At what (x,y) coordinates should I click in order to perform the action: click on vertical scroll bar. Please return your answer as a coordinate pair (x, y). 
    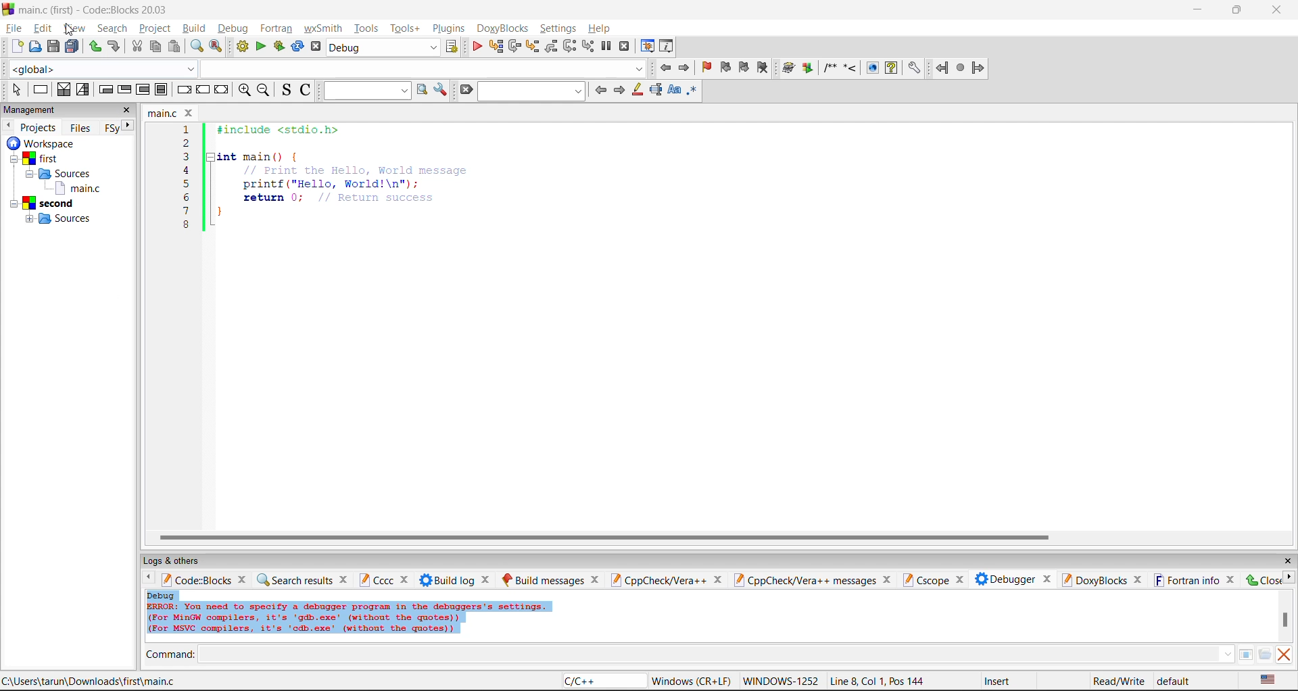
    Looking at the image, I should click on (1285, 621).